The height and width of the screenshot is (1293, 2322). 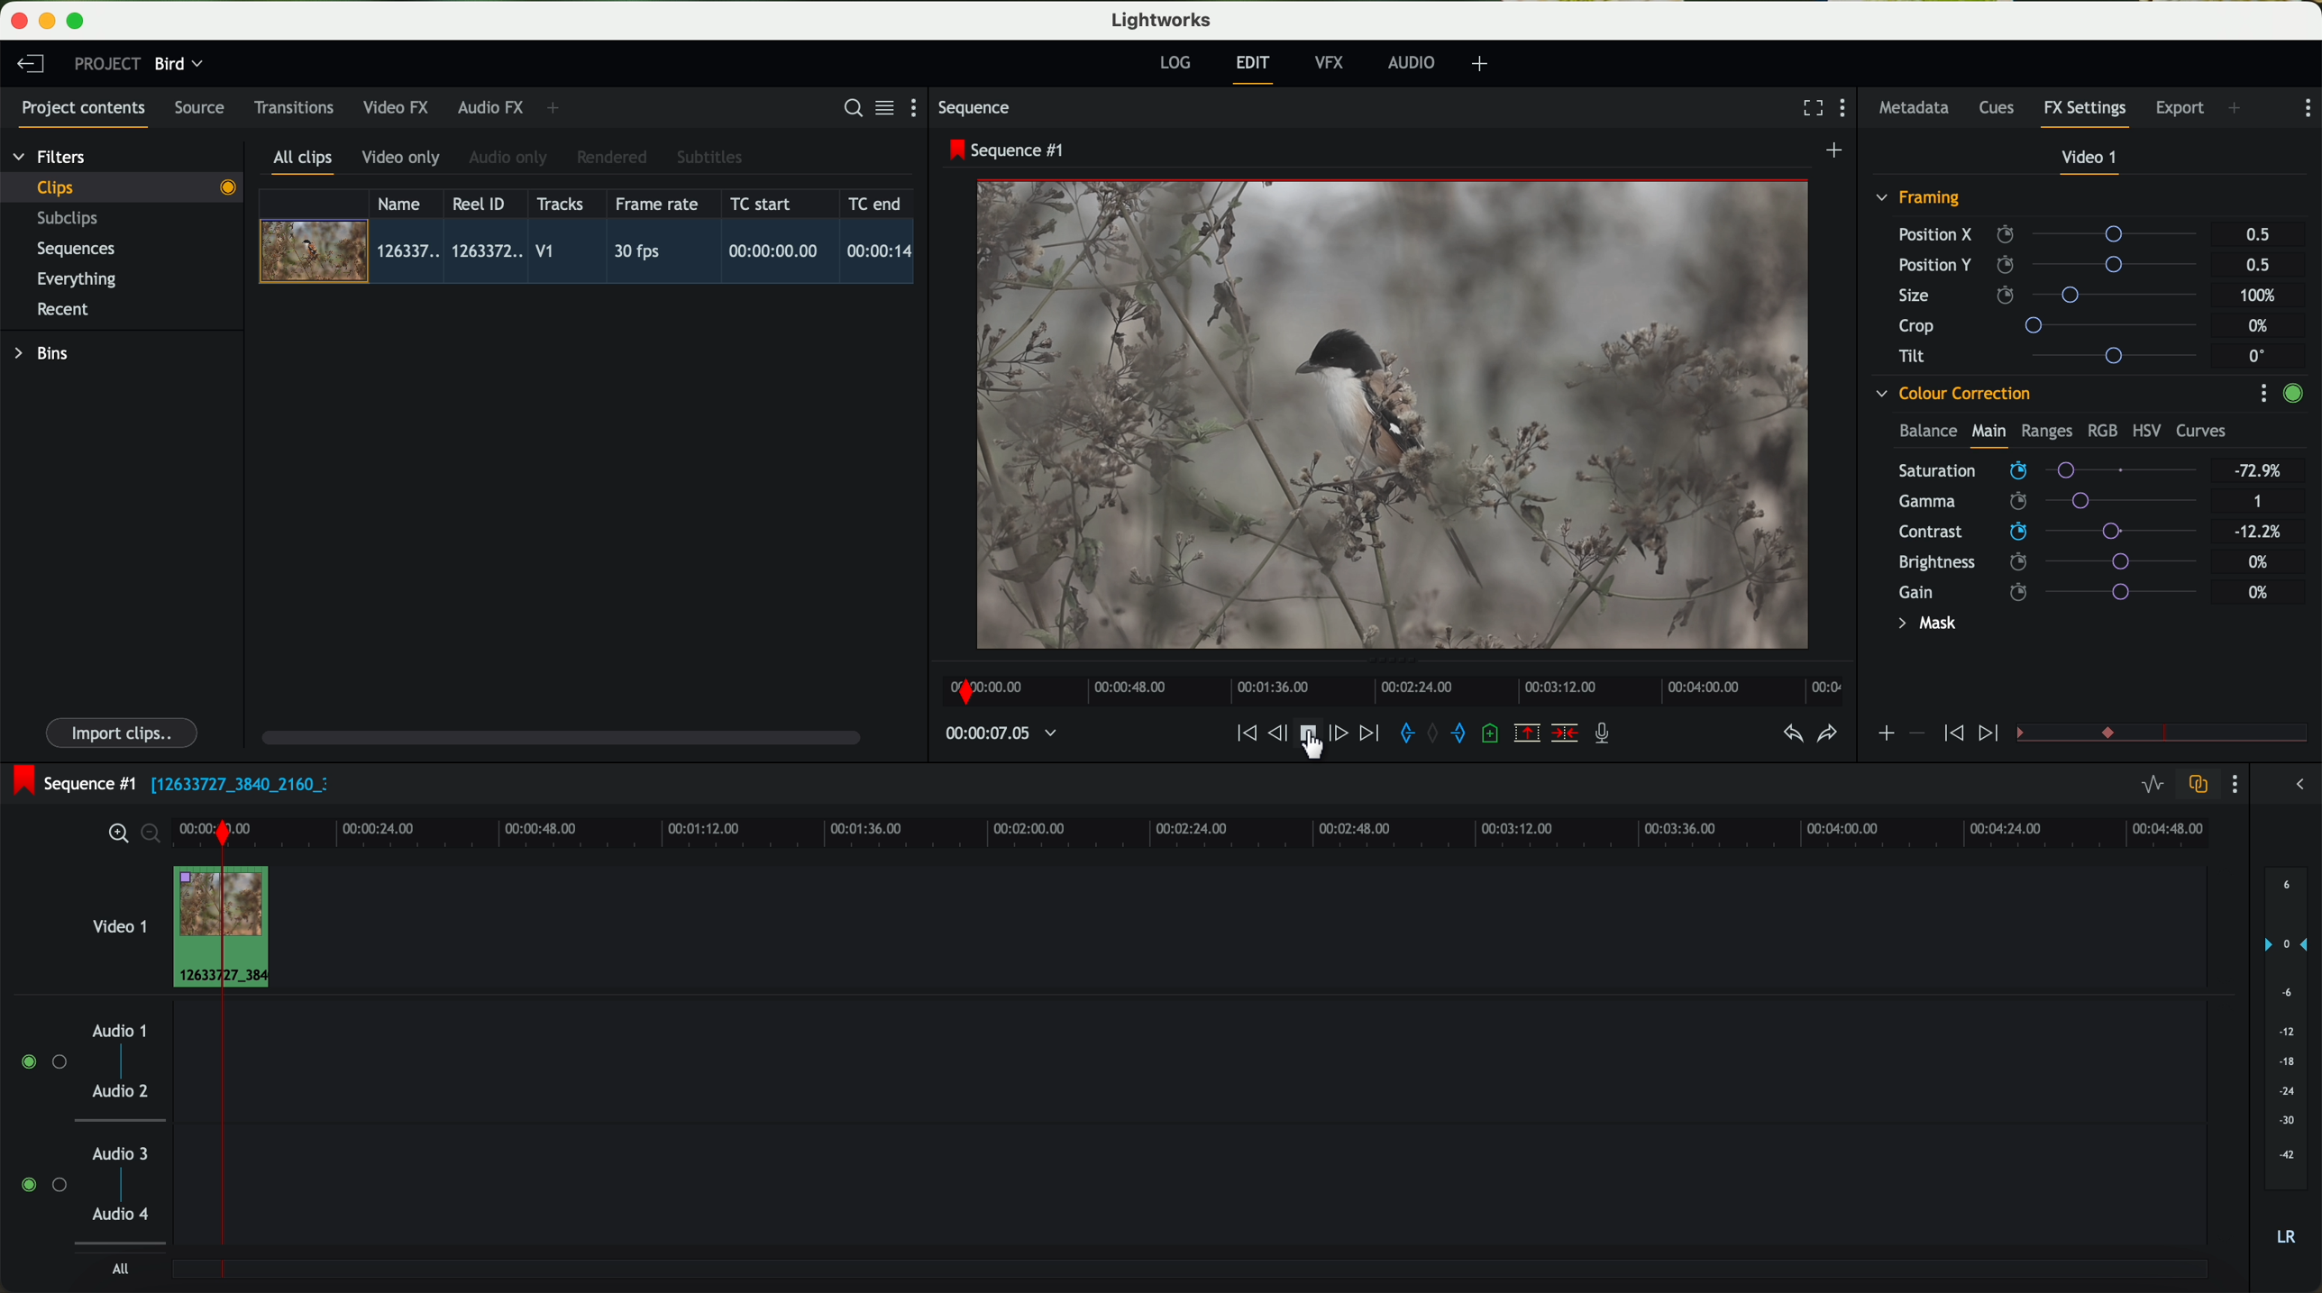 I want to click on curves, so click(x=2201, y=432).